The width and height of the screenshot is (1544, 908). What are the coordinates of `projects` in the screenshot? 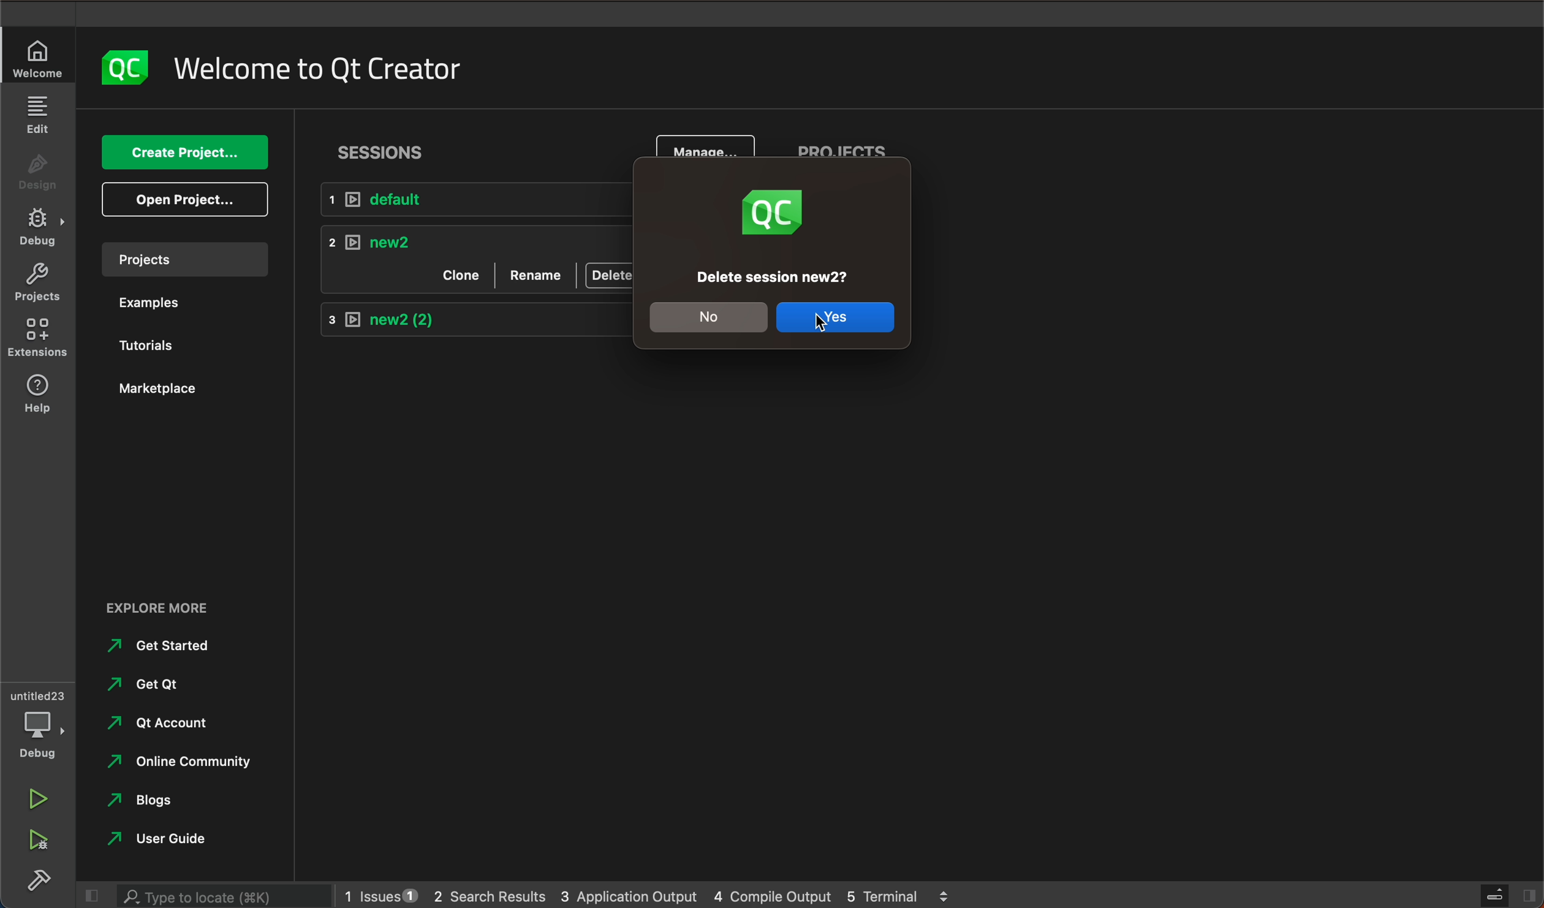 It's located at (38, 284).